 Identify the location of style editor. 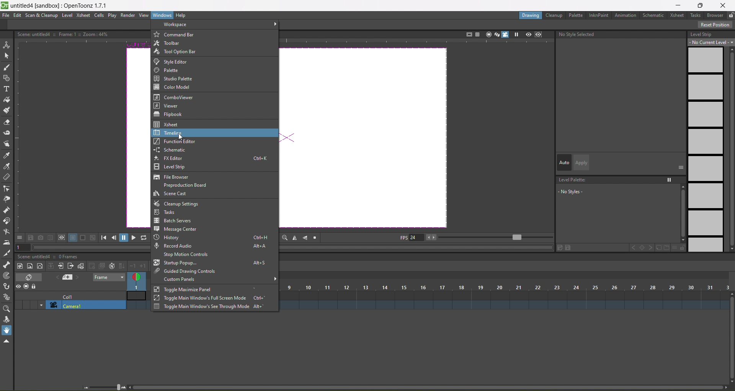
(175, 62).